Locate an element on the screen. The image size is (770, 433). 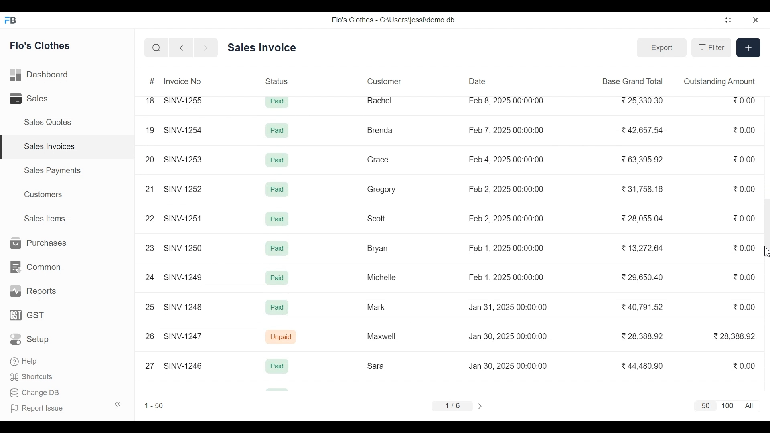
Dashboard is located at coordinates (40, 75).